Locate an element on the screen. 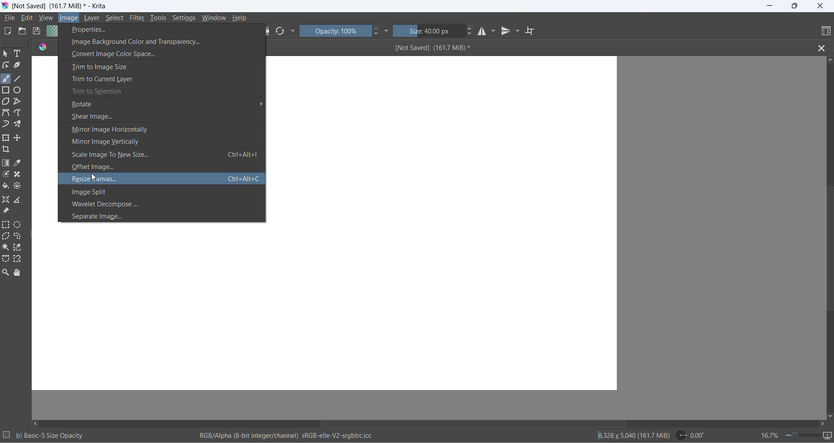 Image resolution: width=834 pixels, height=443 pixels. save is located at coordinates (37, 32).